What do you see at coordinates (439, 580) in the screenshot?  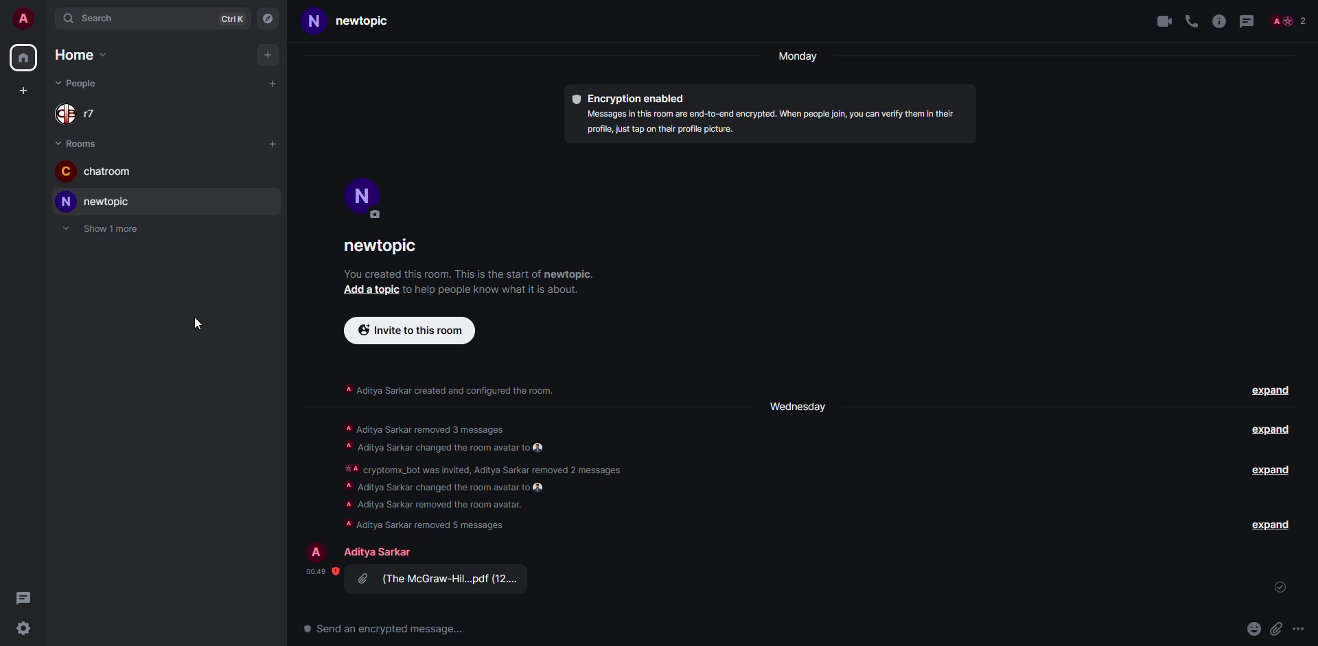 I see `file` at bounding box center [439, 580].